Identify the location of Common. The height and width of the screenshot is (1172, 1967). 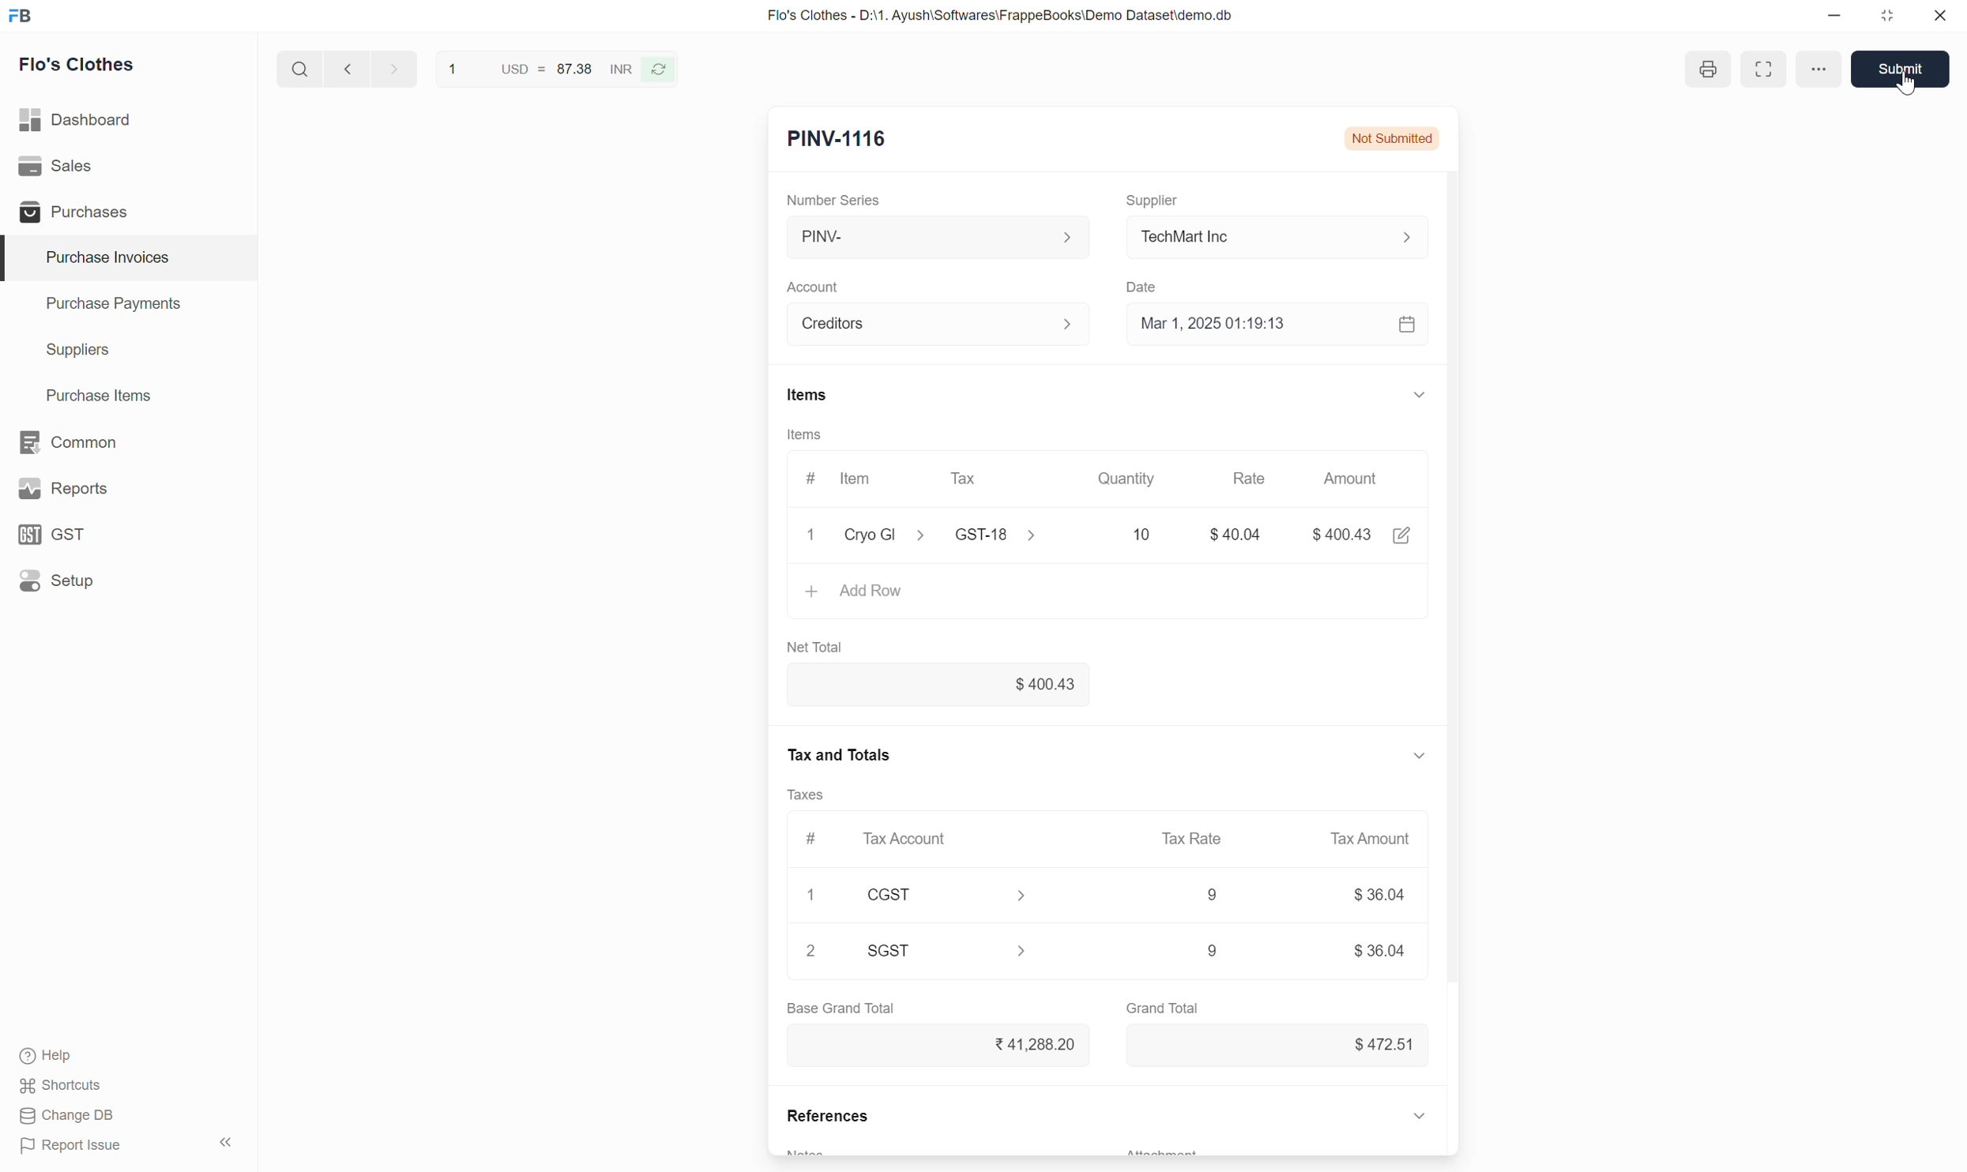
(70, 441).